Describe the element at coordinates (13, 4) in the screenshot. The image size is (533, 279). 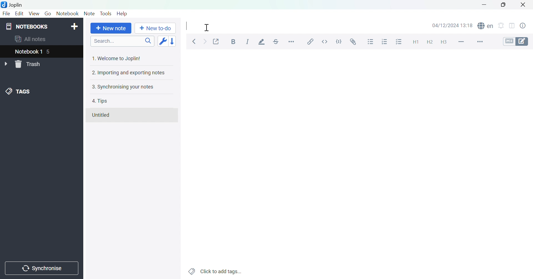
I see `Joplin` at that location.